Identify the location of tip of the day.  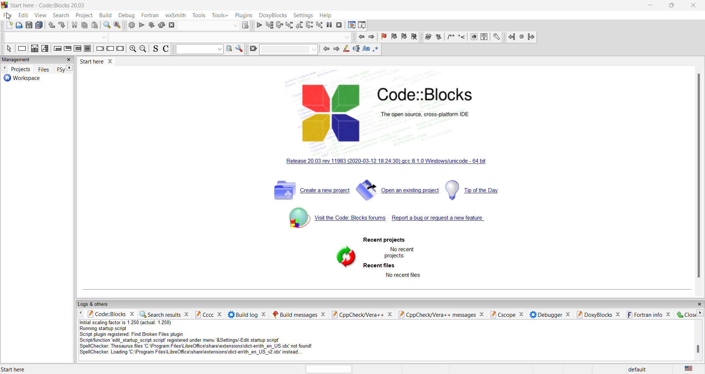
(477, 190).